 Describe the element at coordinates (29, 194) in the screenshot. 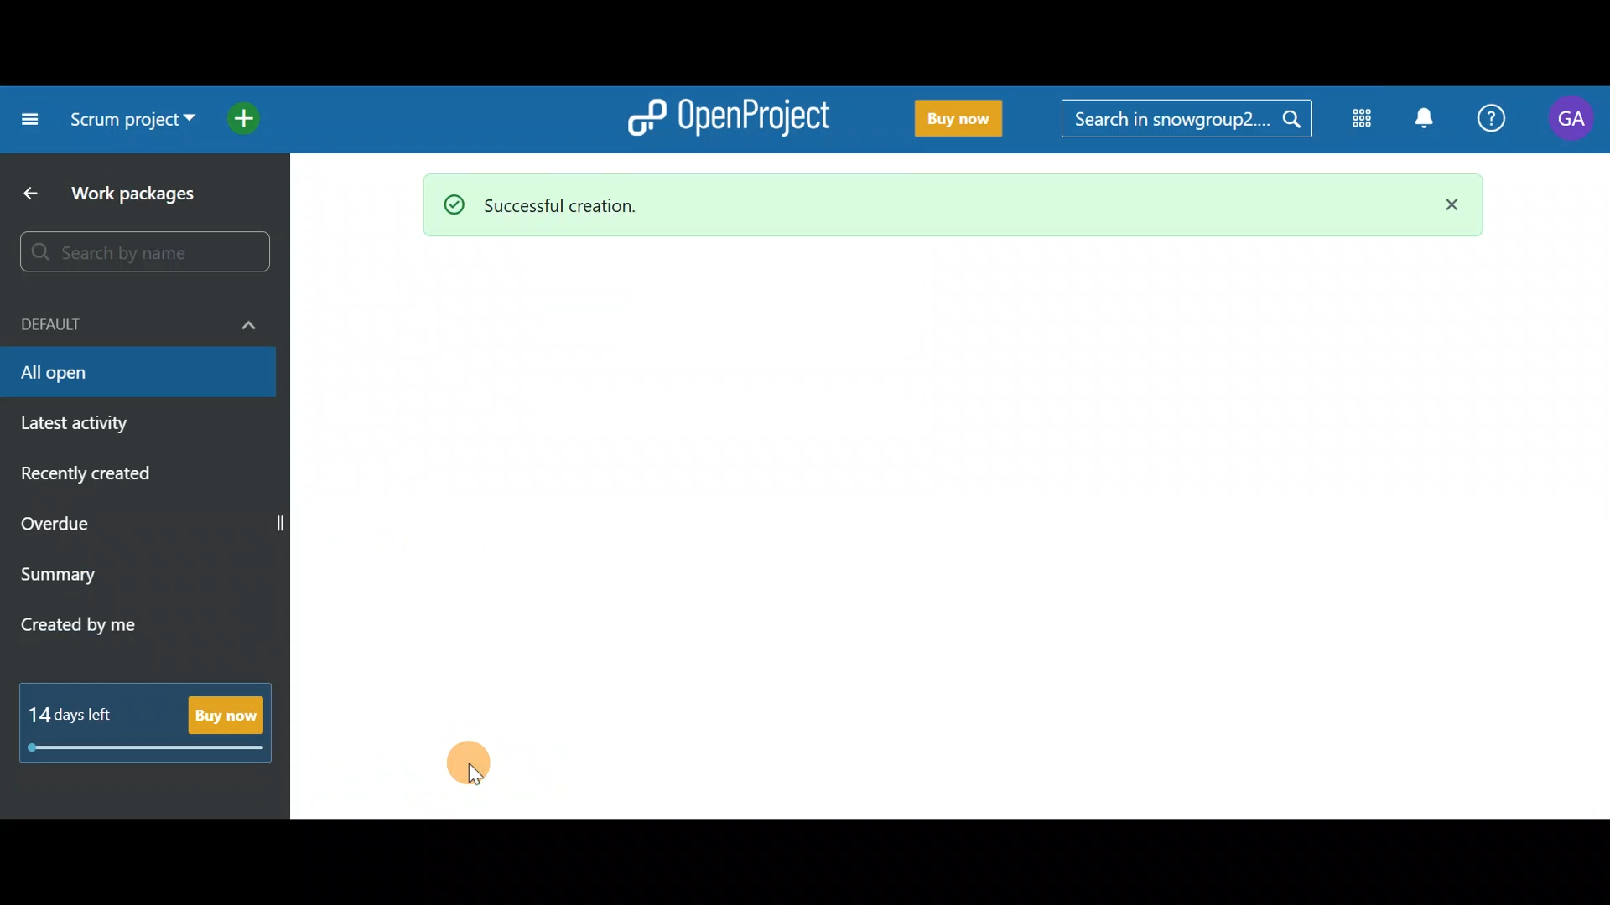

I see `Back` at that location.